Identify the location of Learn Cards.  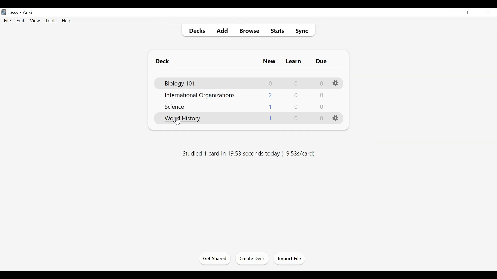
(294, 61).